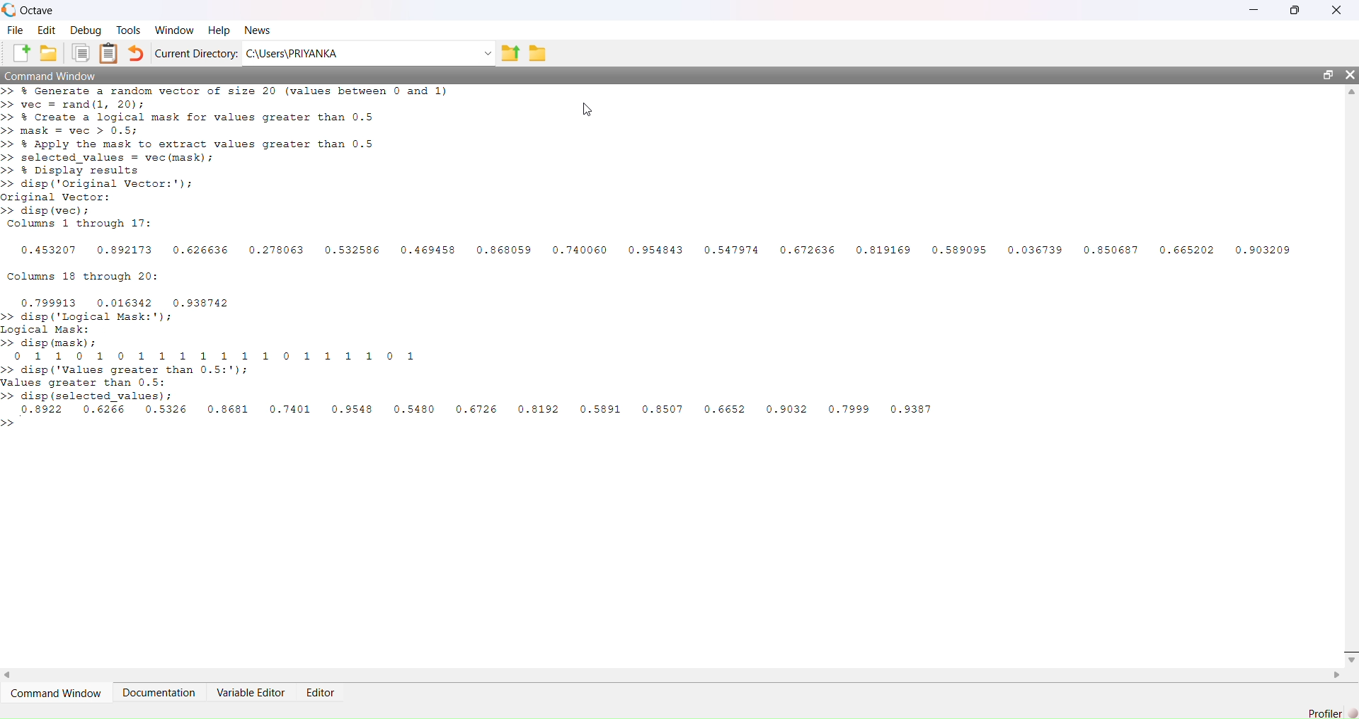  Describe the element at coordinates (160, 693) in the screenshot. I see `Documentation` at that location.